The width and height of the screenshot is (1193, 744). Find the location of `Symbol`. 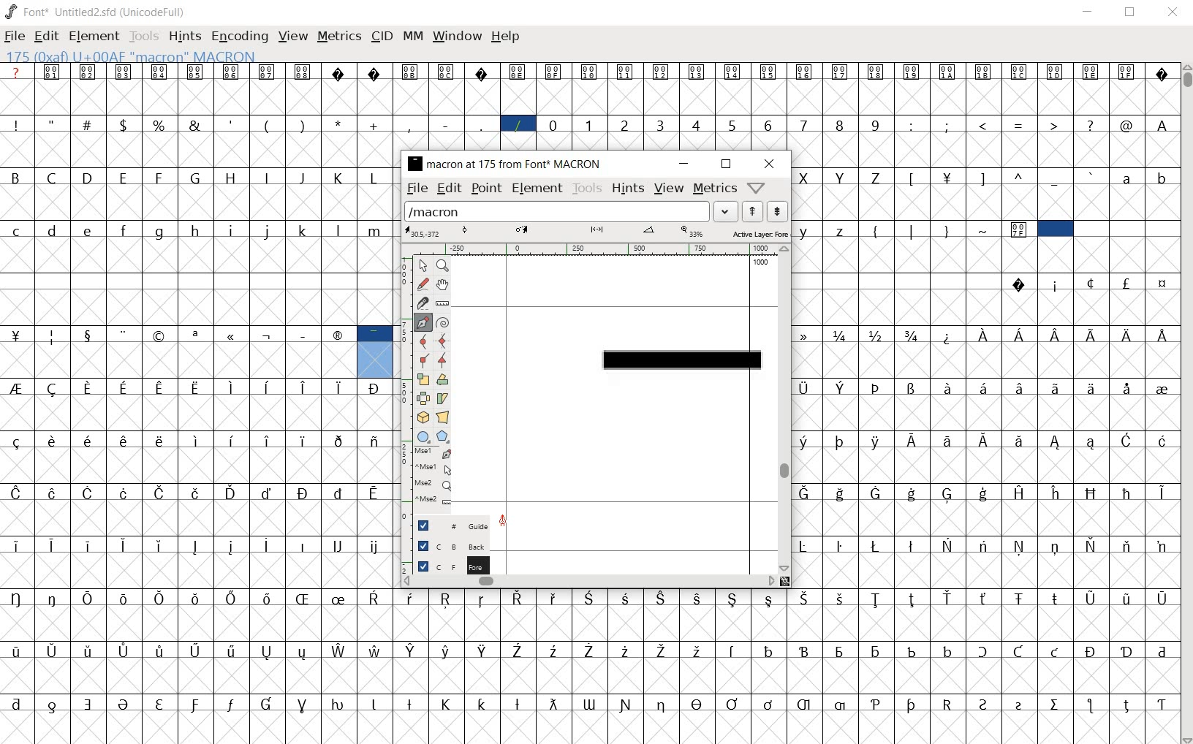

Symbol is located at coordinates (912, 493).